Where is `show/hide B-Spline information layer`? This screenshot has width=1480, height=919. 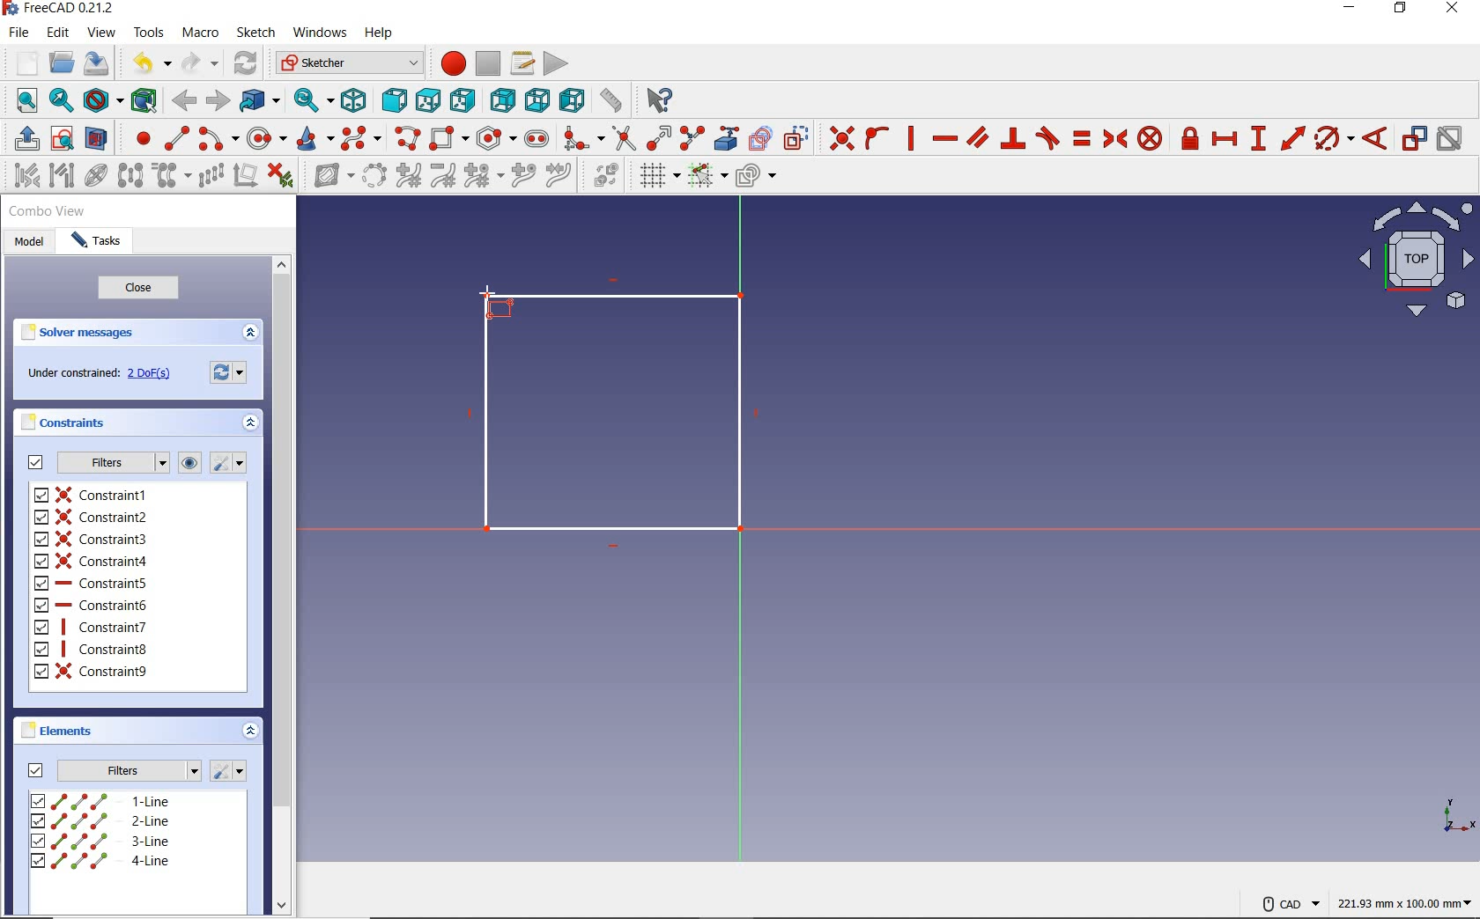
show/hide B-Spline information layer is located at coordinates (328, 177).